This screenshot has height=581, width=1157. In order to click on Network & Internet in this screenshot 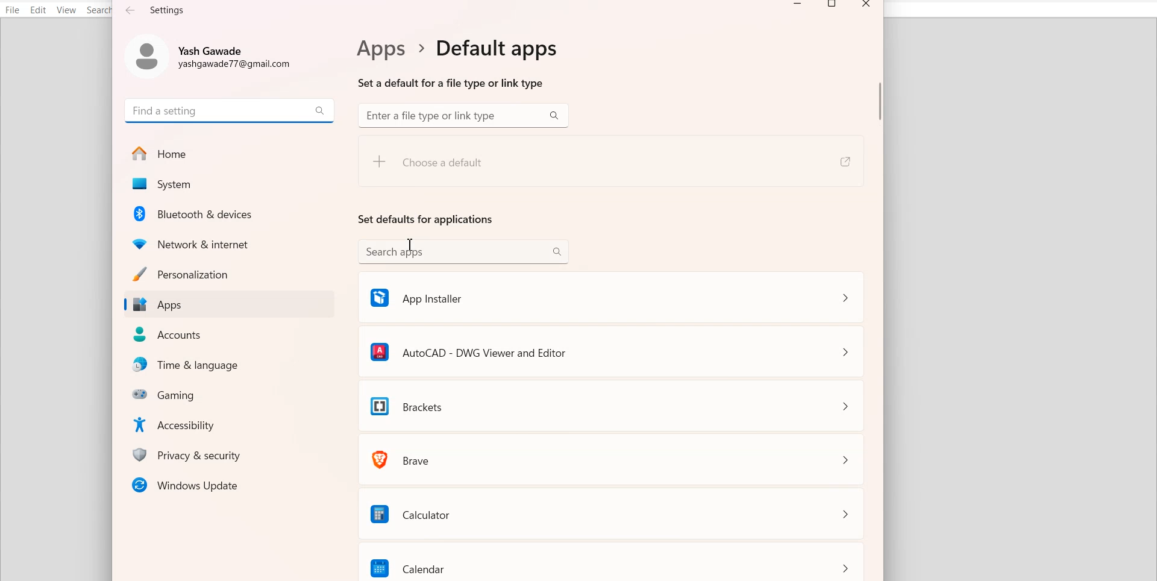, I will do `click(230, 242)`.